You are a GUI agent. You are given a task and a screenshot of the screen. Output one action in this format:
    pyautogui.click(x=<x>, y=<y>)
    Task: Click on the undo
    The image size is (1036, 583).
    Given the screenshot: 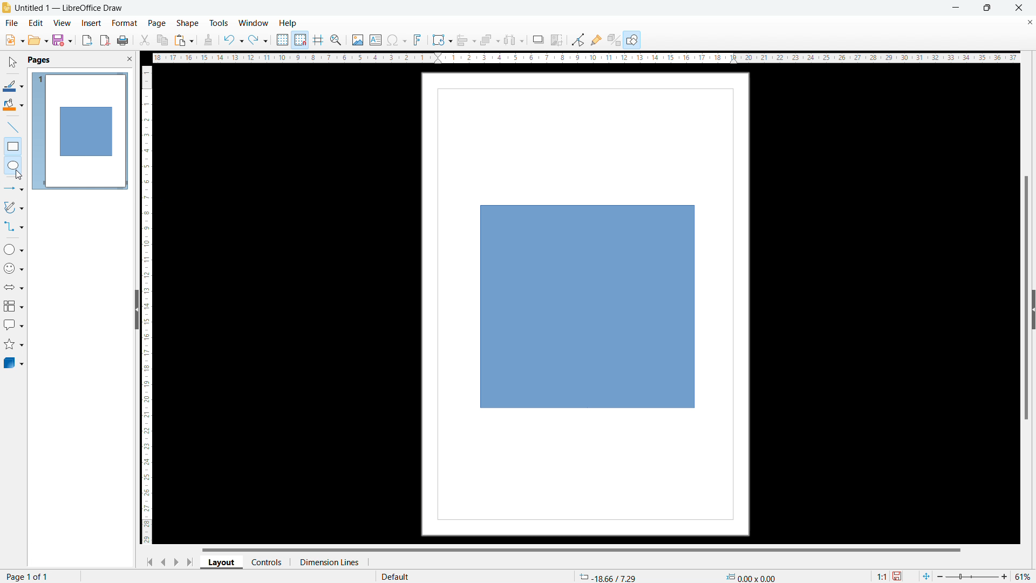 What is the action you would take?
    pyautogui.click(x=233, y=40)
    